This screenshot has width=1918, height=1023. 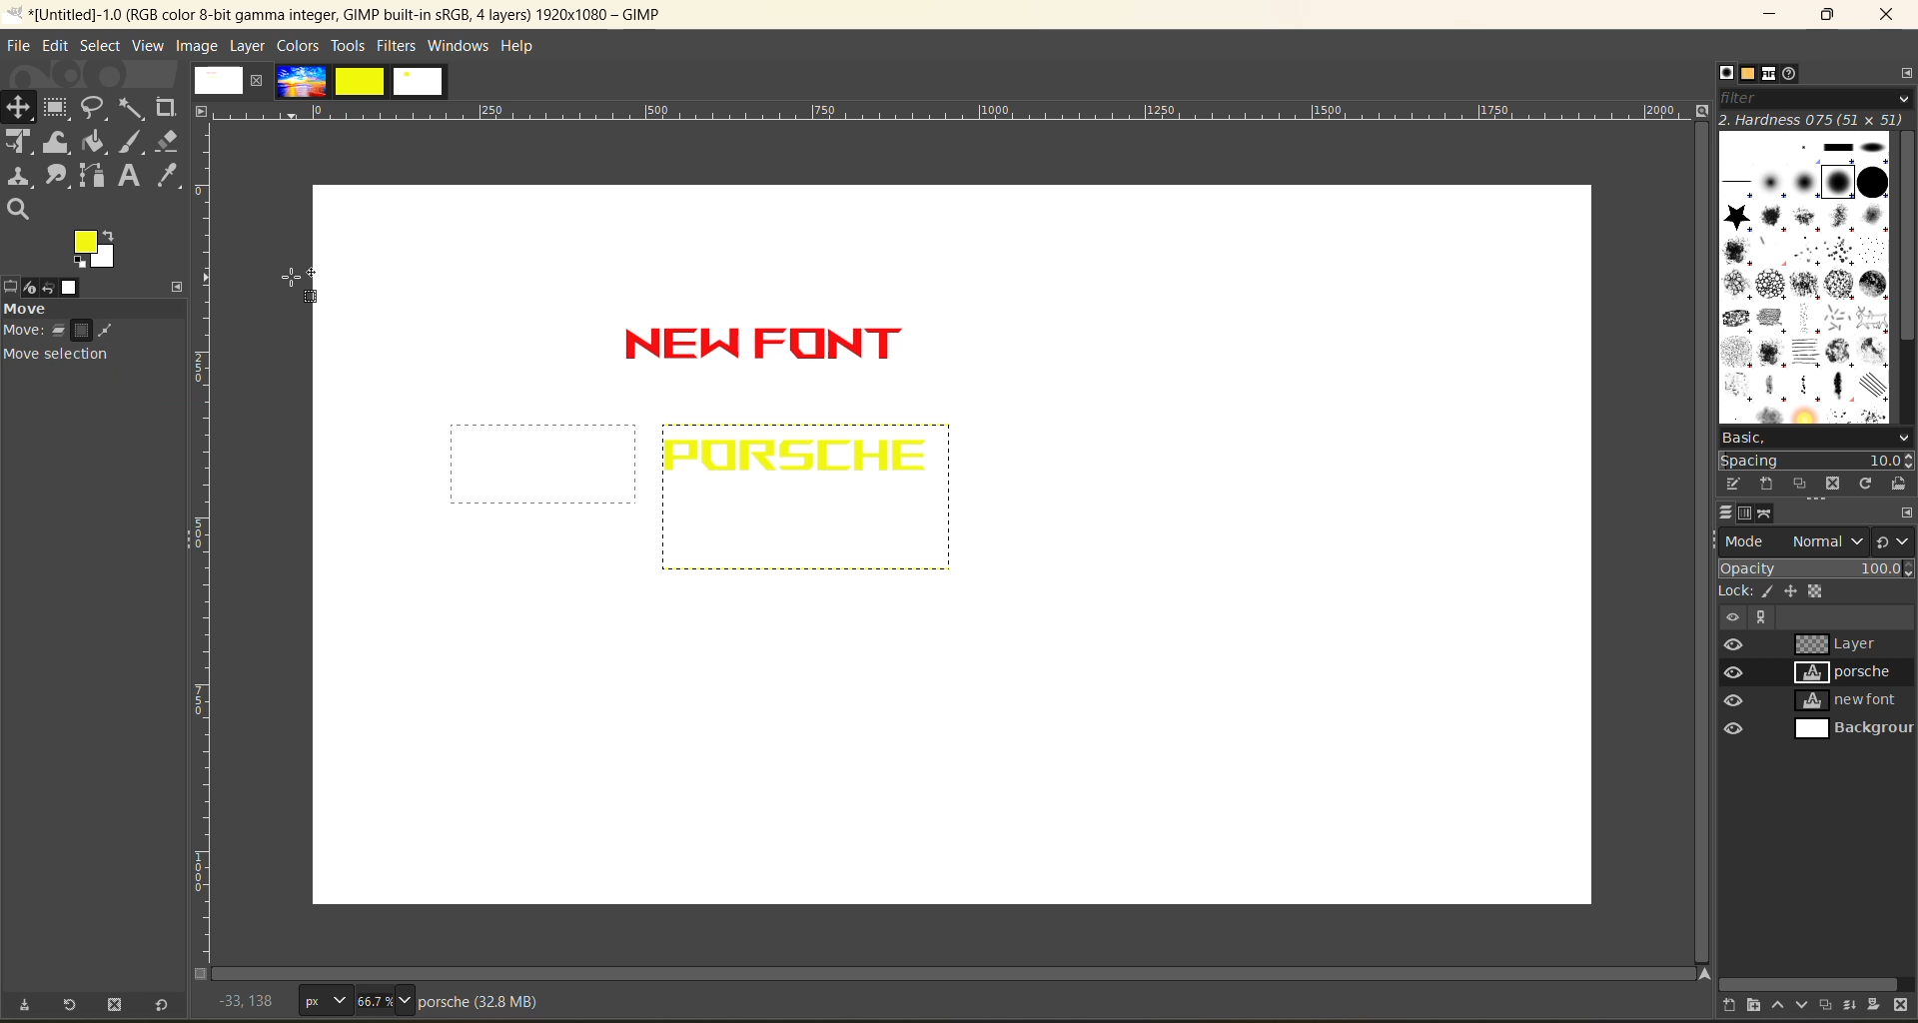 I want to click on mode, so click(x=1791, y=542).